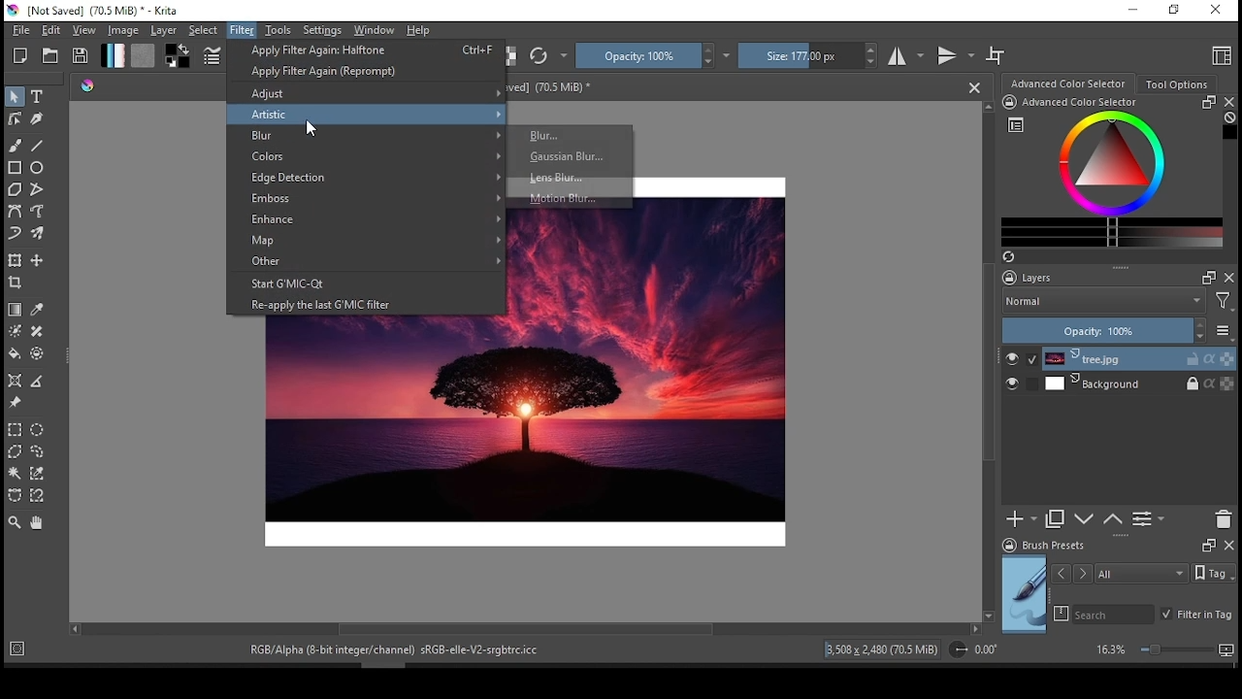 This screenshot has width=1242, height=699. I want to click on paint brush tool, so click(16, 145).